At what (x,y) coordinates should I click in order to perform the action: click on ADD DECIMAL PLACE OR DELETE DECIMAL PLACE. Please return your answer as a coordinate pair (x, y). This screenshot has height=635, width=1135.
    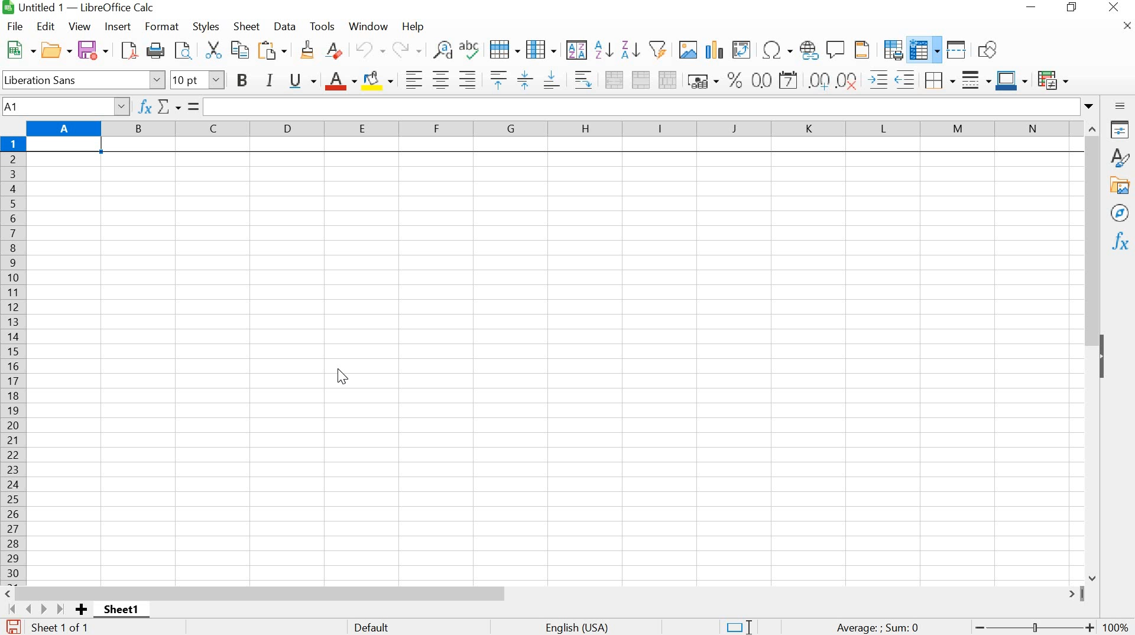
    Looking at the image, I should click on (835, 79).